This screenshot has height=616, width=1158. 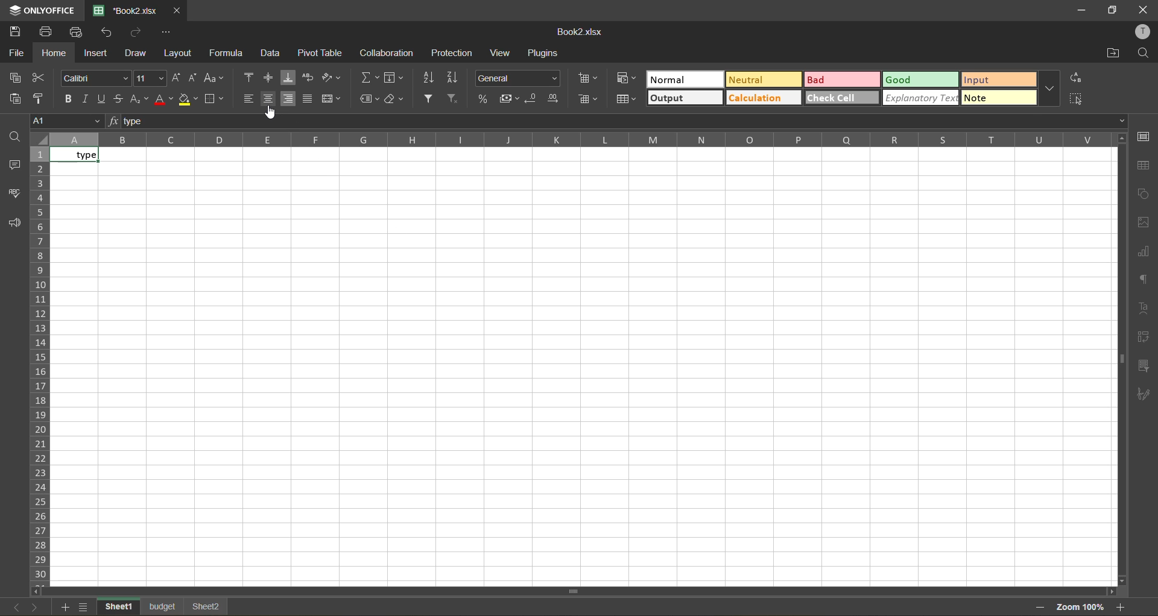 What do you see at coordinates (165, 101) in the screenshot?
I see `font color` at bounding box center [165, 101].